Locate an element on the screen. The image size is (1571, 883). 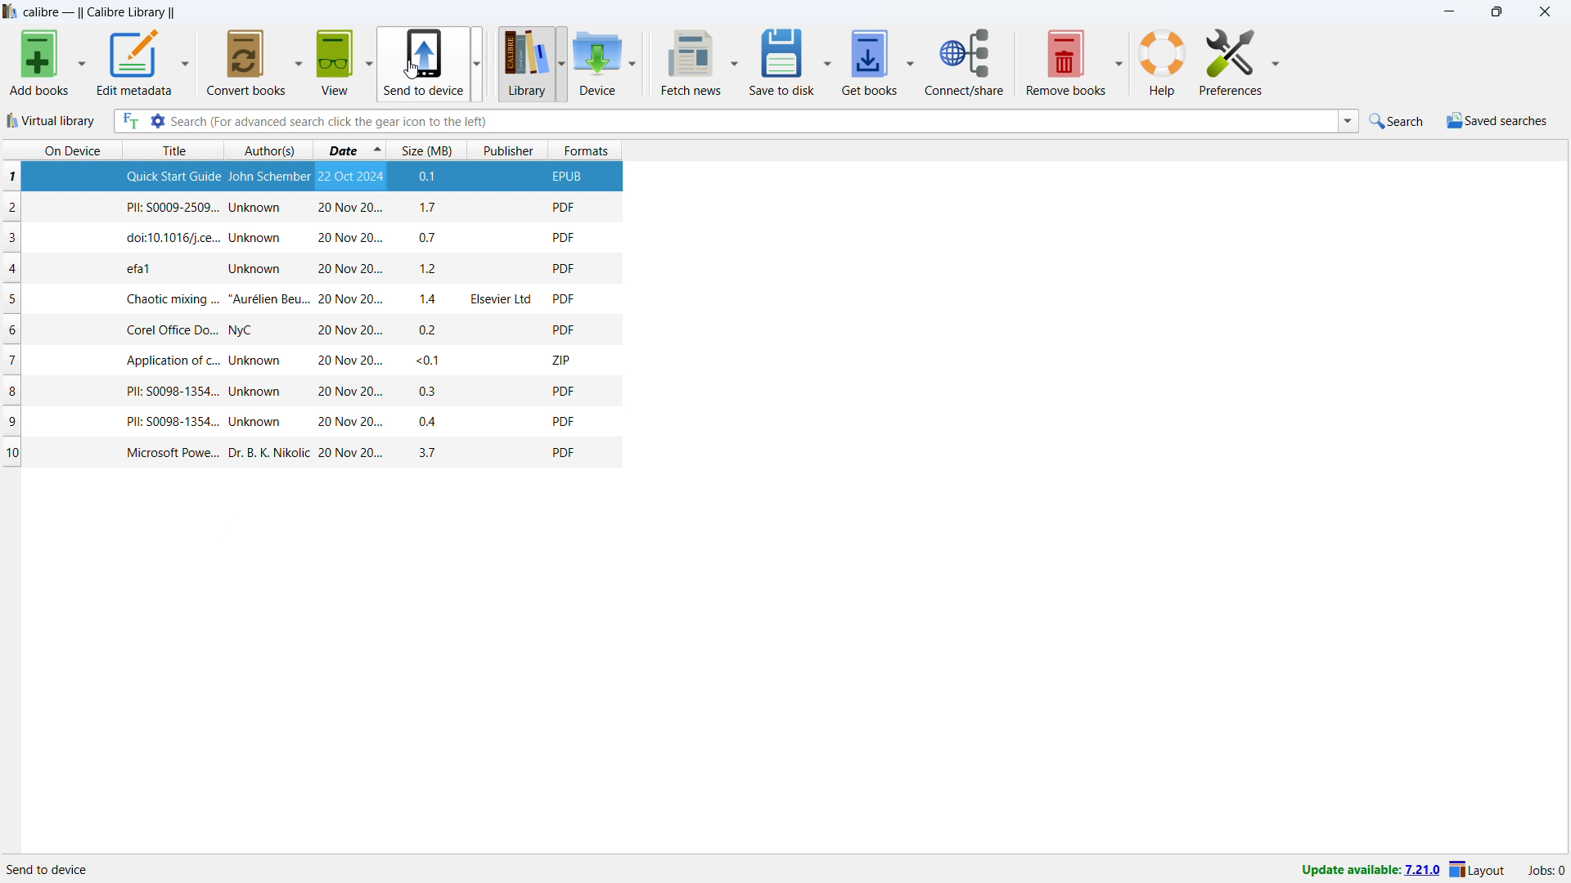
add books options is located at coordinates (84, 63).